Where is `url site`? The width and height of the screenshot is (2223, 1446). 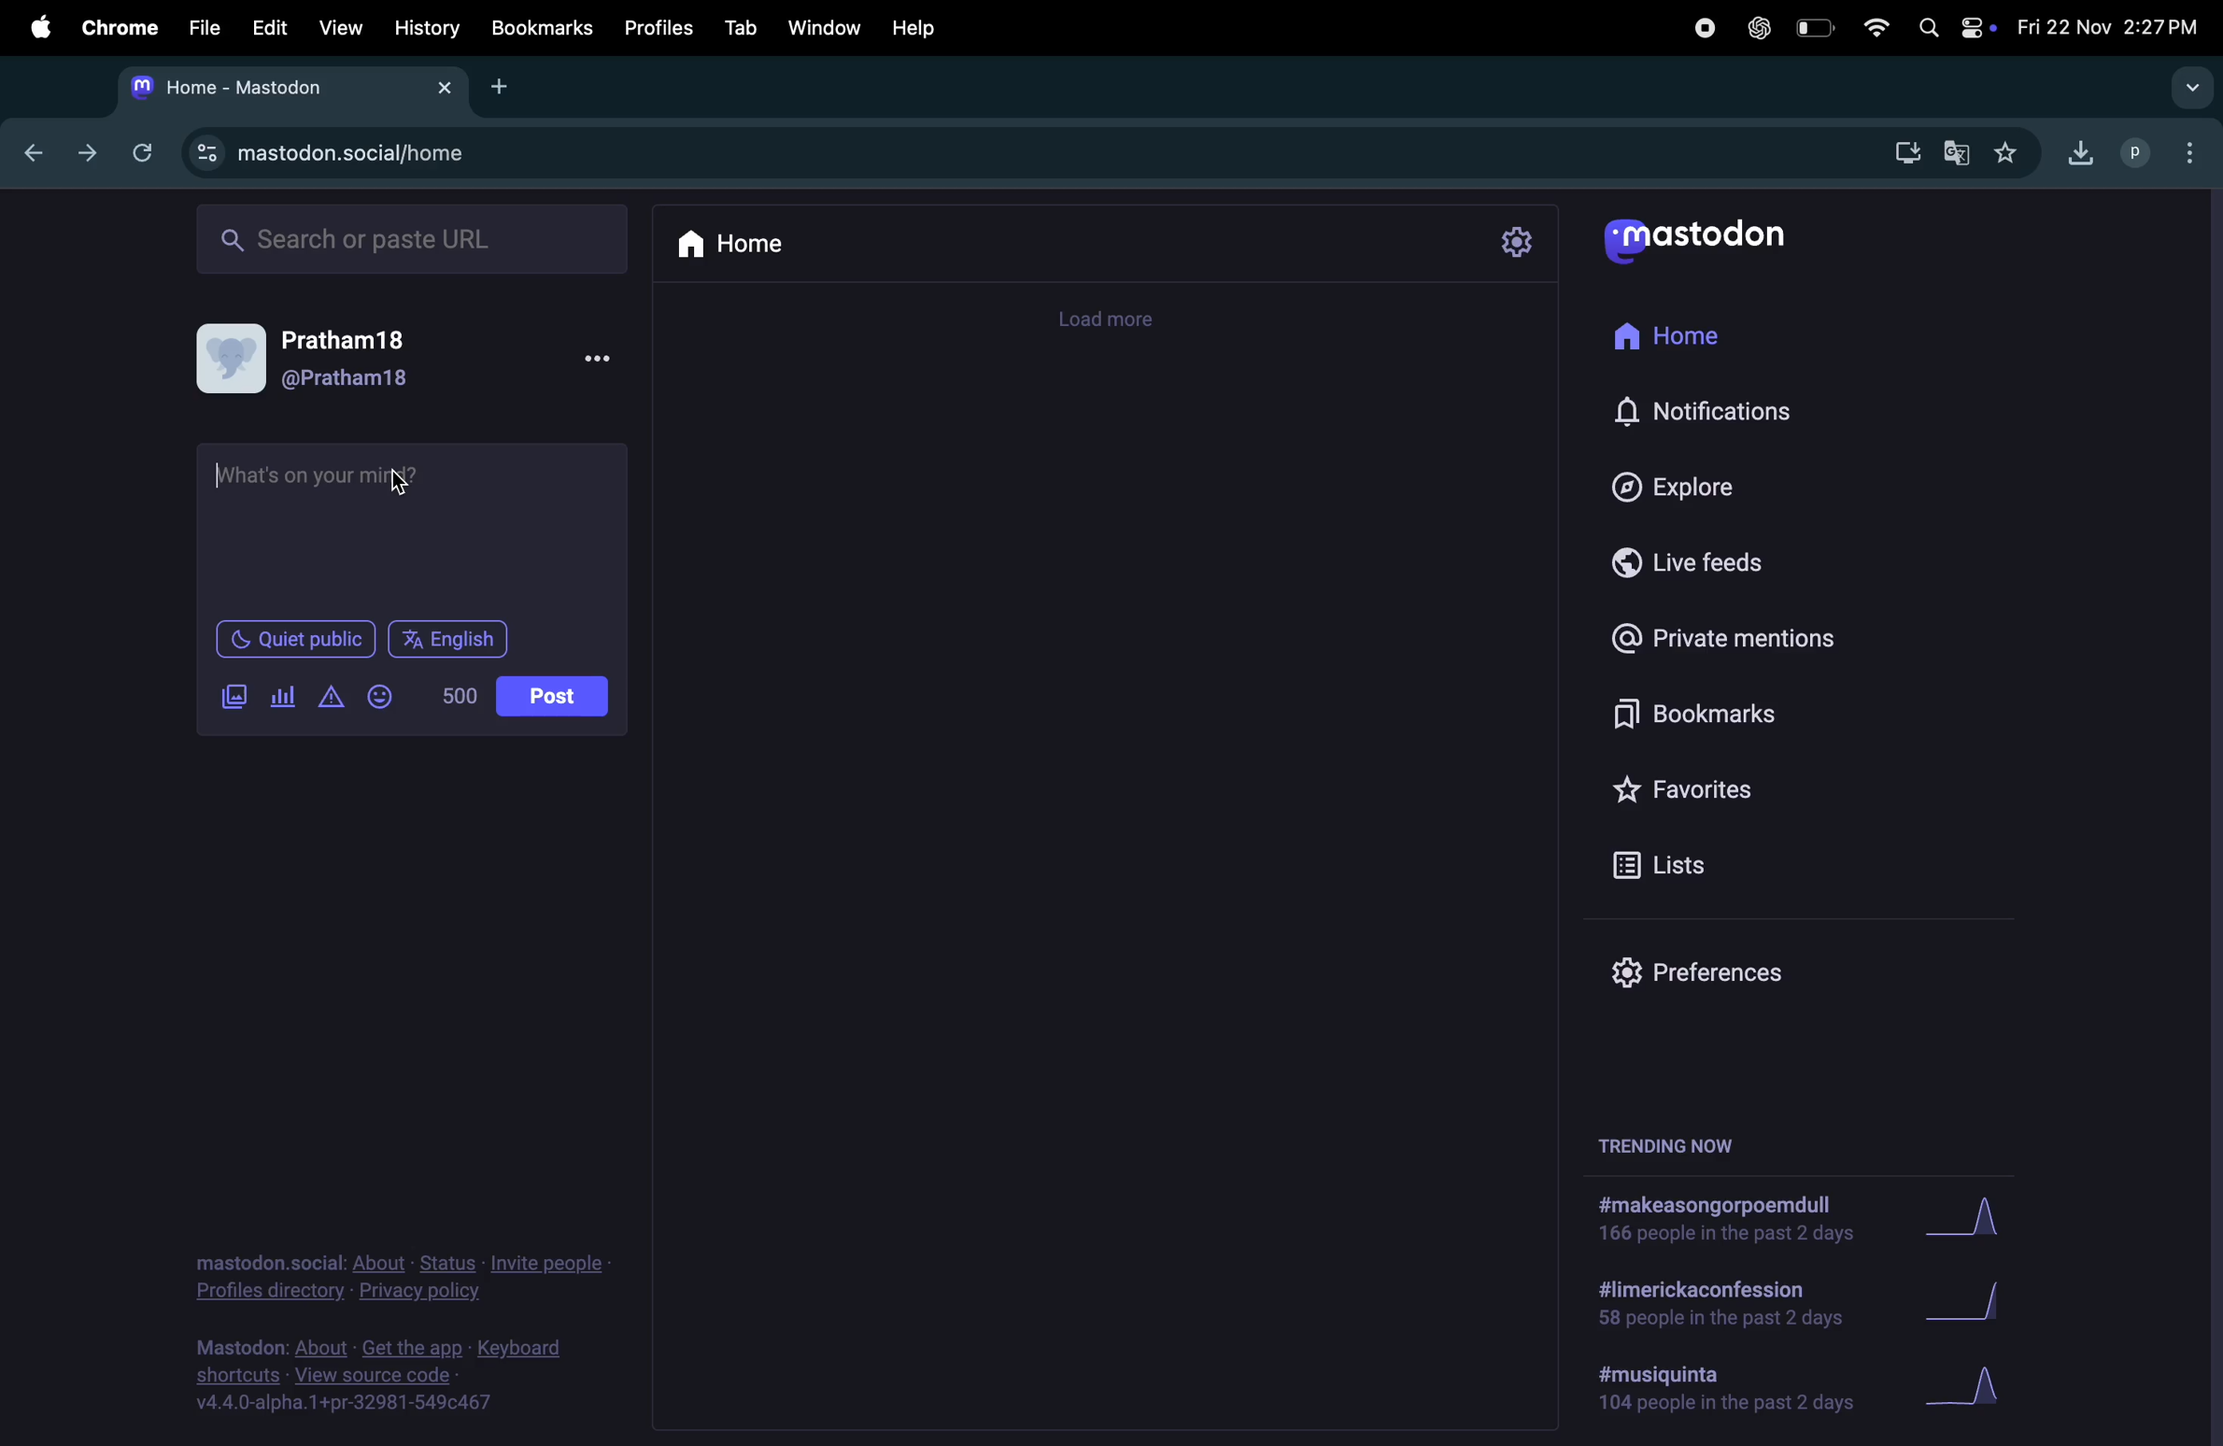
url site is located at coordinates (342, 157).